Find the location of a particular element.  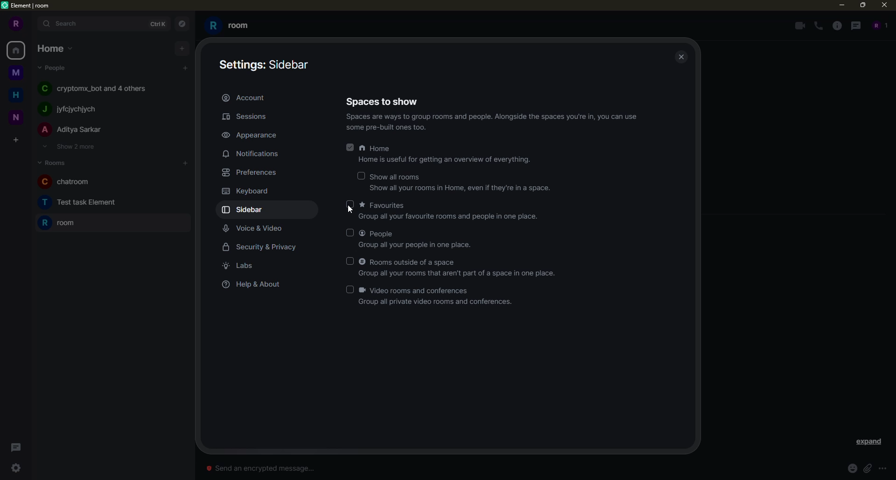

threads is located at coordinates (15, 446).